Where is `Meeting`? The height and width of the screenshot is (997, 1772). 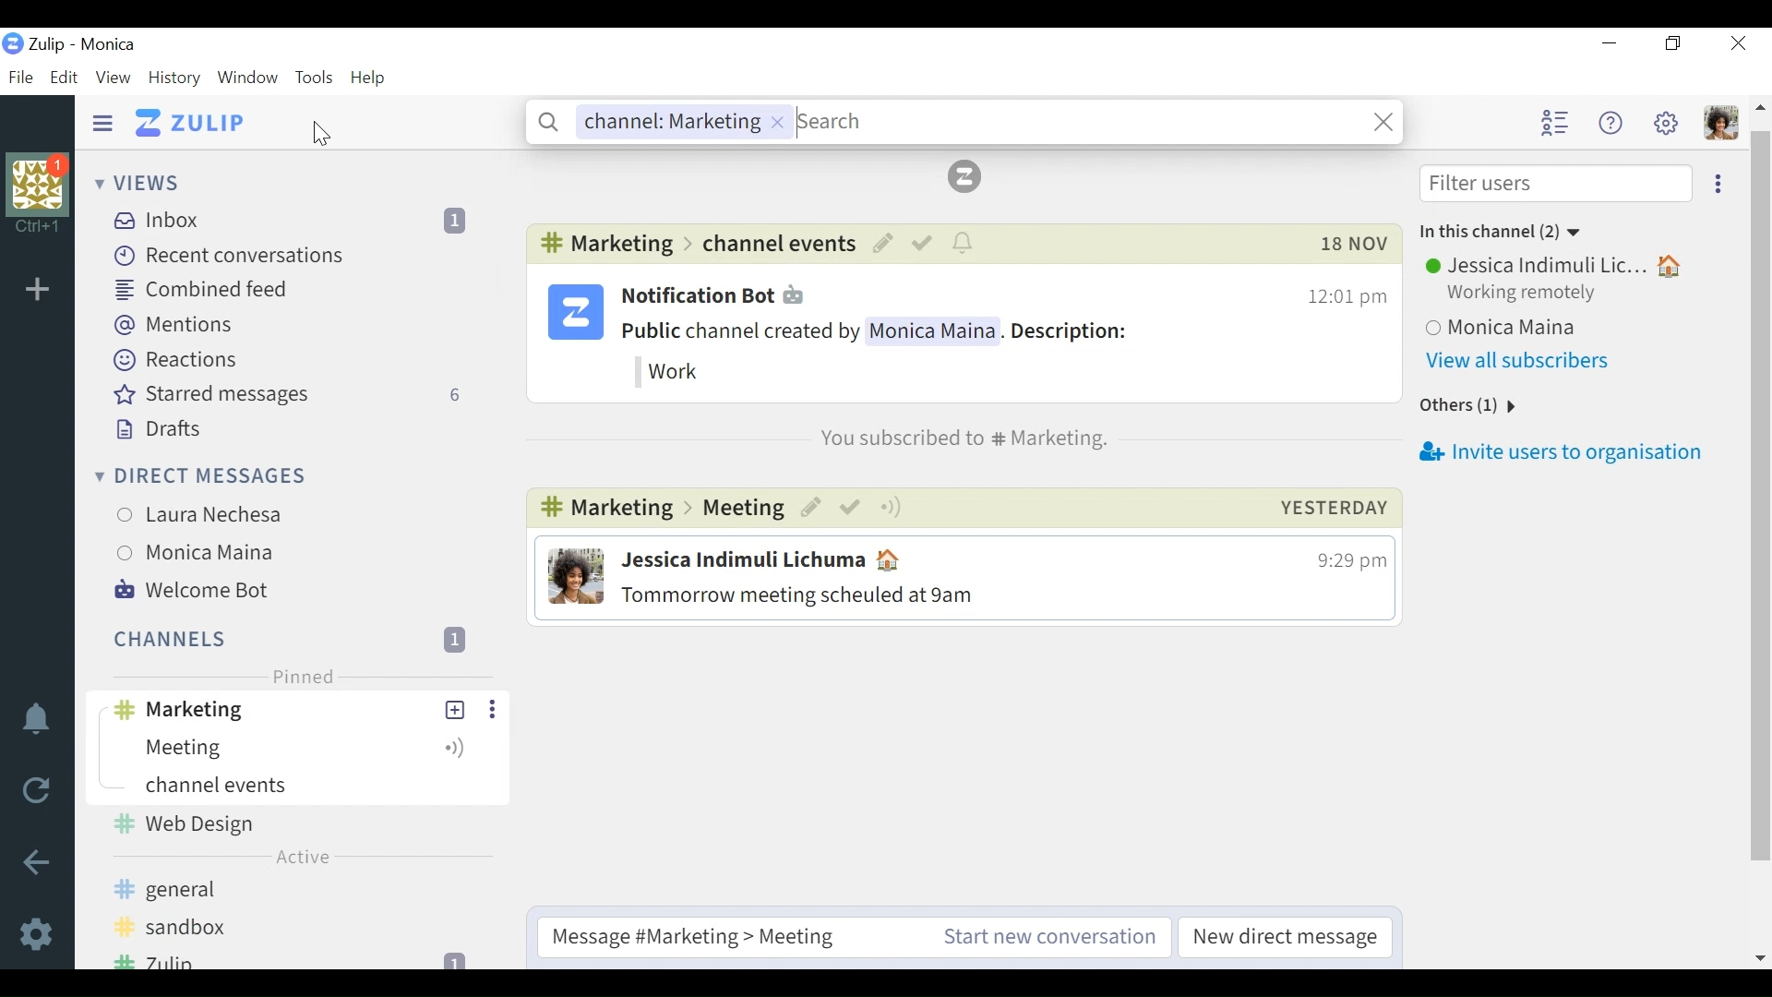 Meeting is located at coordinates (748, 511).